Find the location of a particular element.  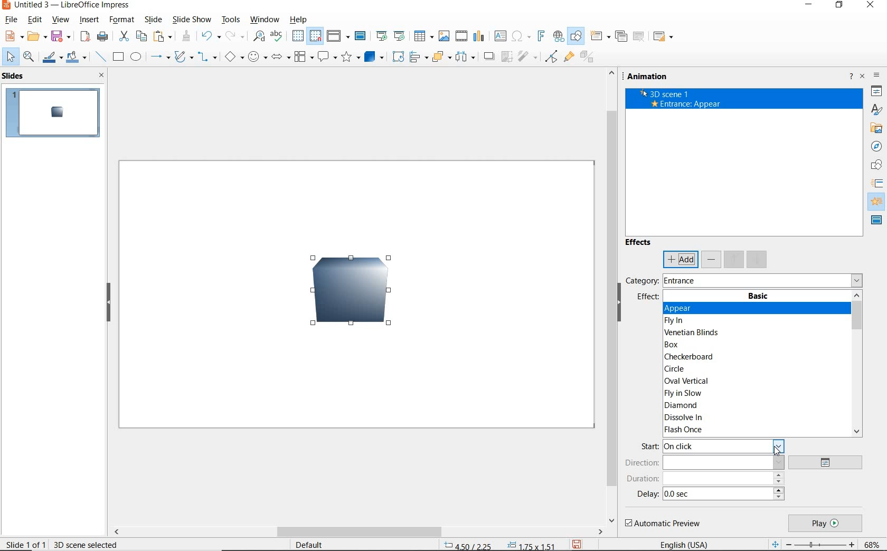

file name is located at coordinates (68, 6).